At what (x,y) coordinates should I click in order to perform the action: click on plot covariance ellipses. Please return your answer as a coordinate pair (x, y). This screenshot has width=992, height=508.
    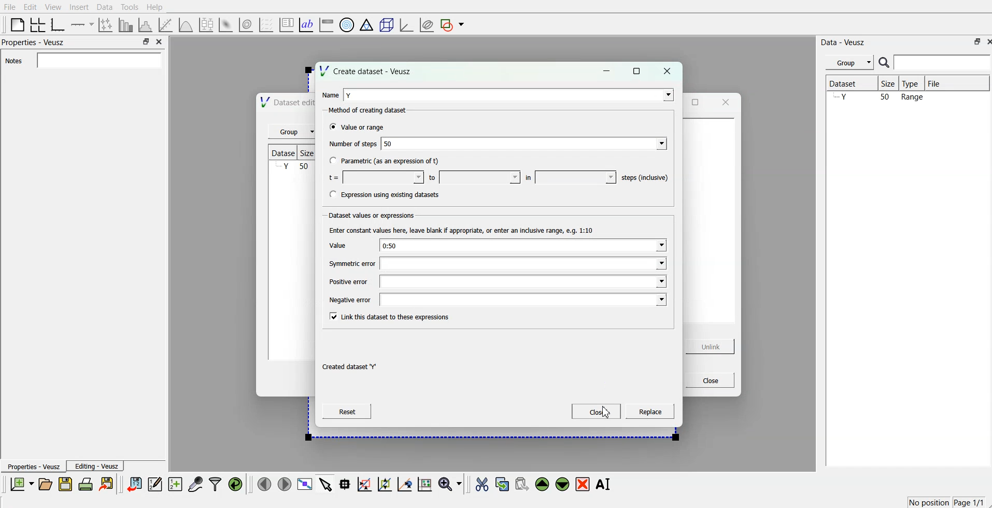
    Looking at the image, I should click on (426, 24).